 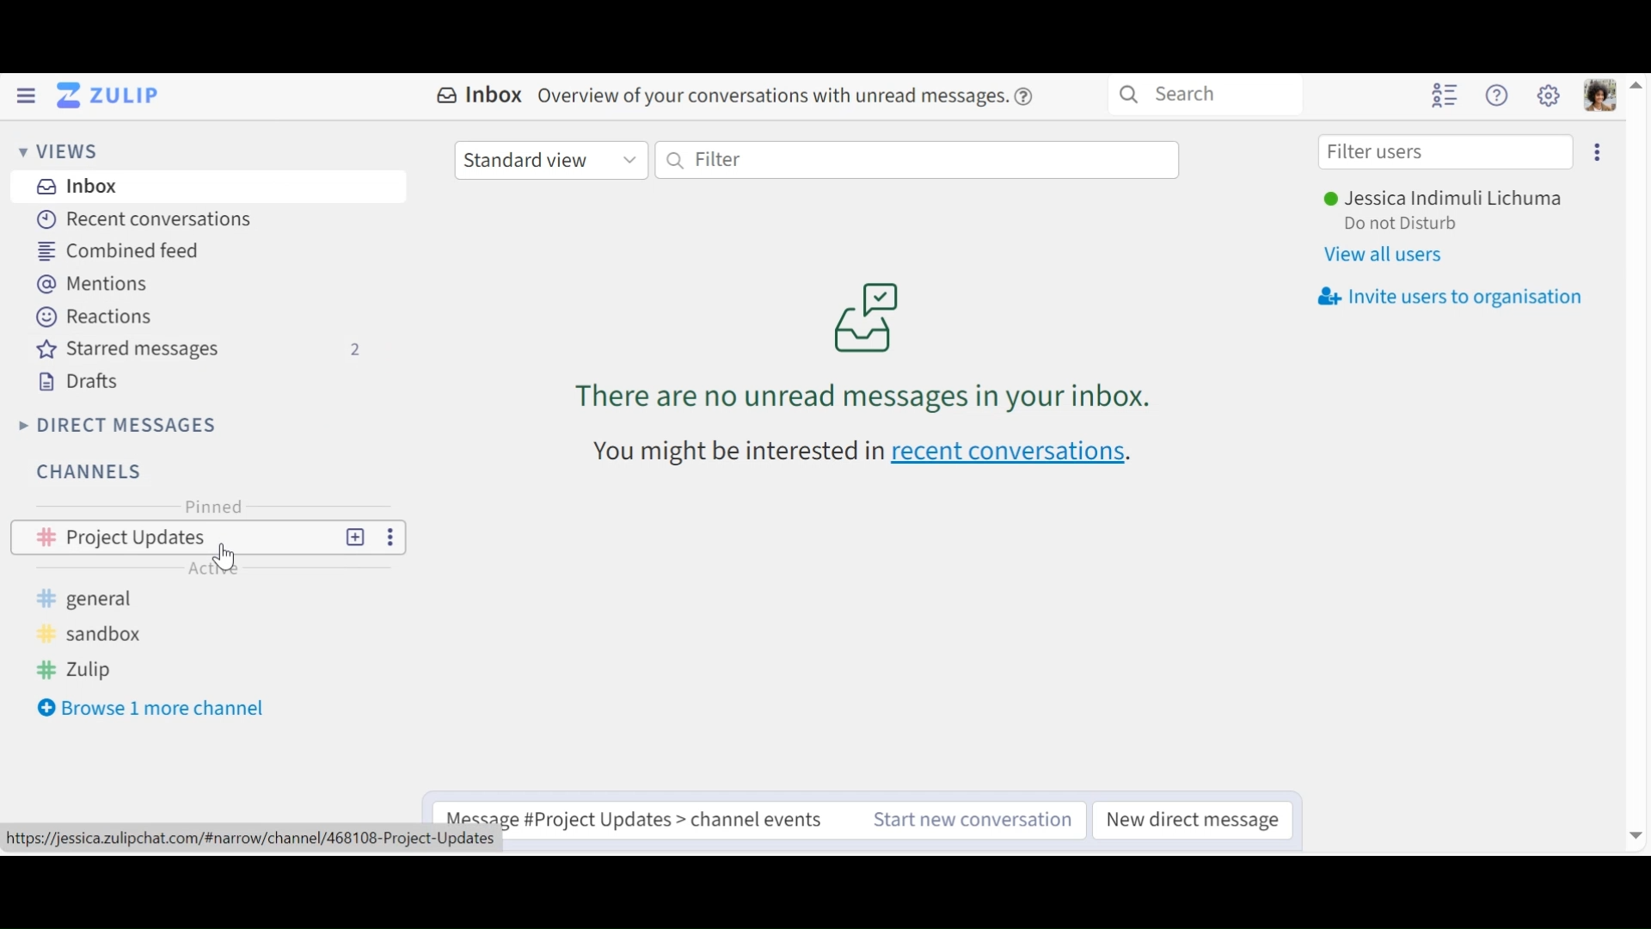 What do you see at coordinates (59, 152) in the screenshot?
I see `Views` at bounding box center [59, 152].